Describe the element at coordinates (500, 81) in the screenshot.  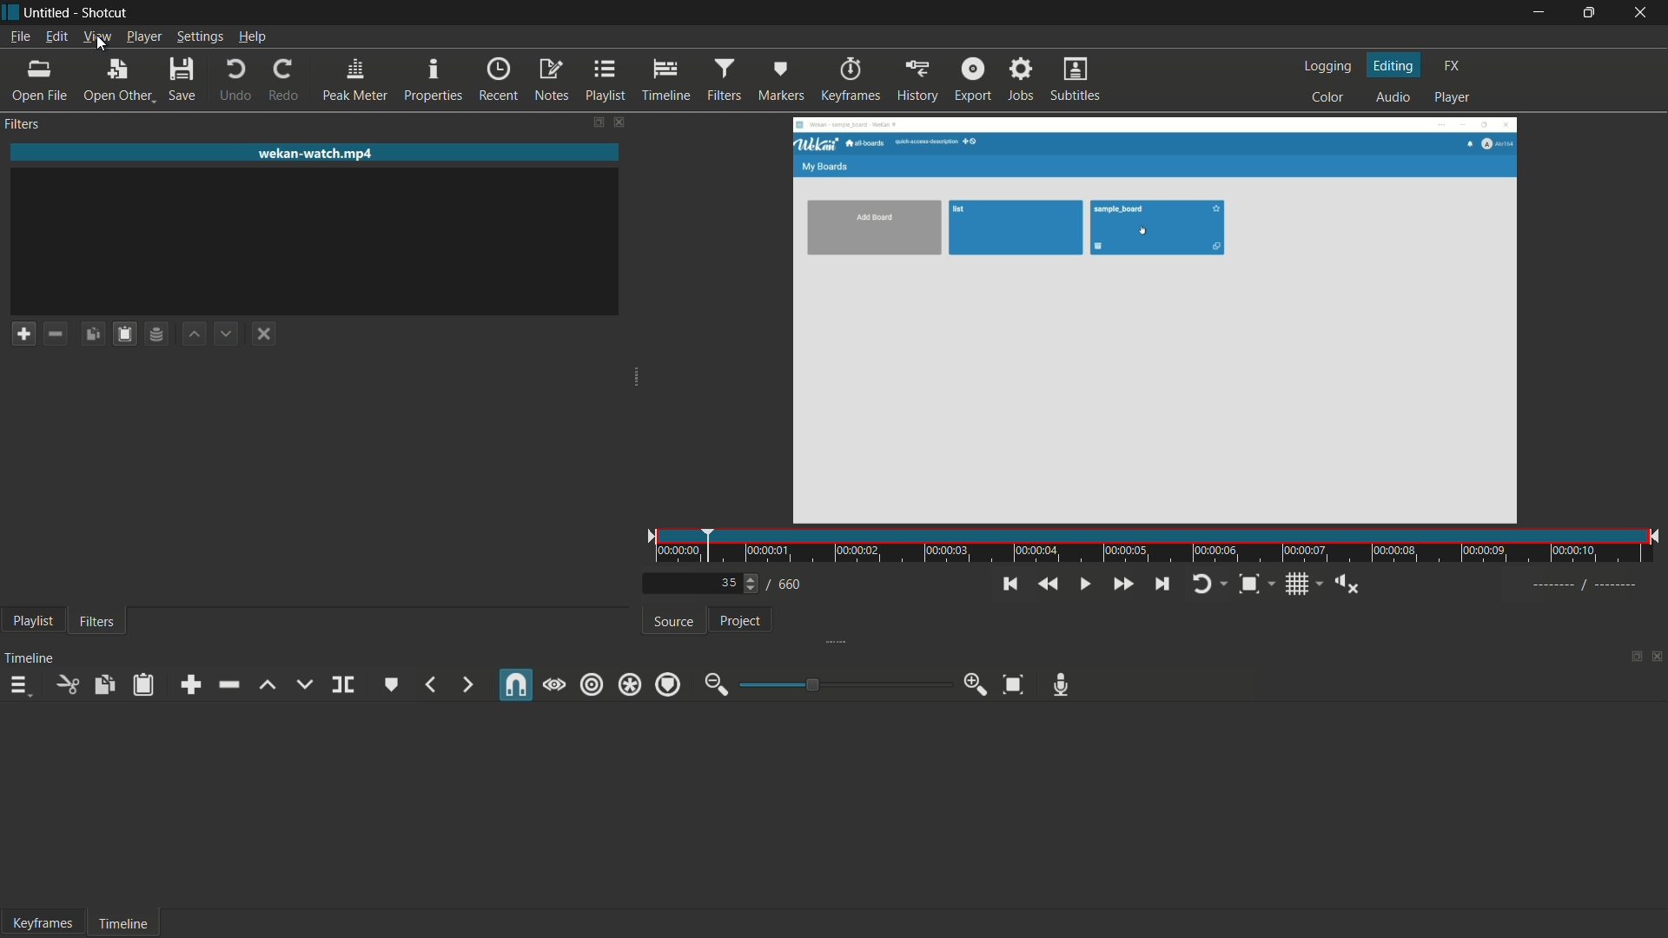
I see `recent` at that location.